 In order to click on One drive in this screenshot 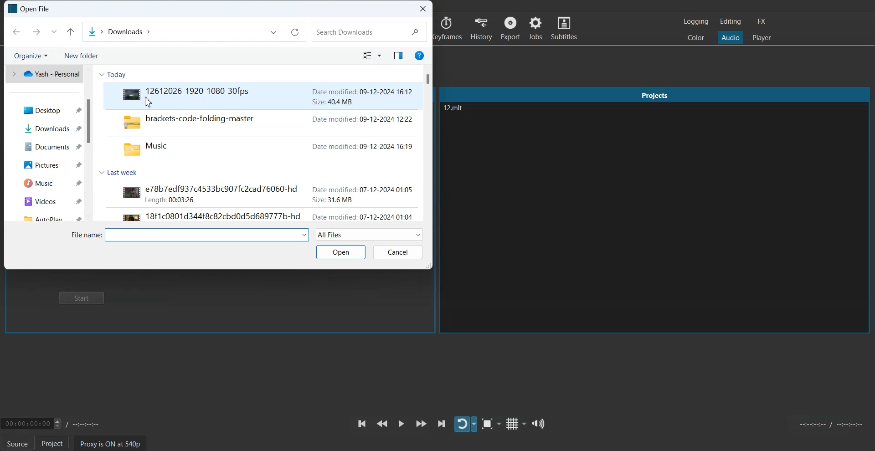, I will do `click(44, 74)`.